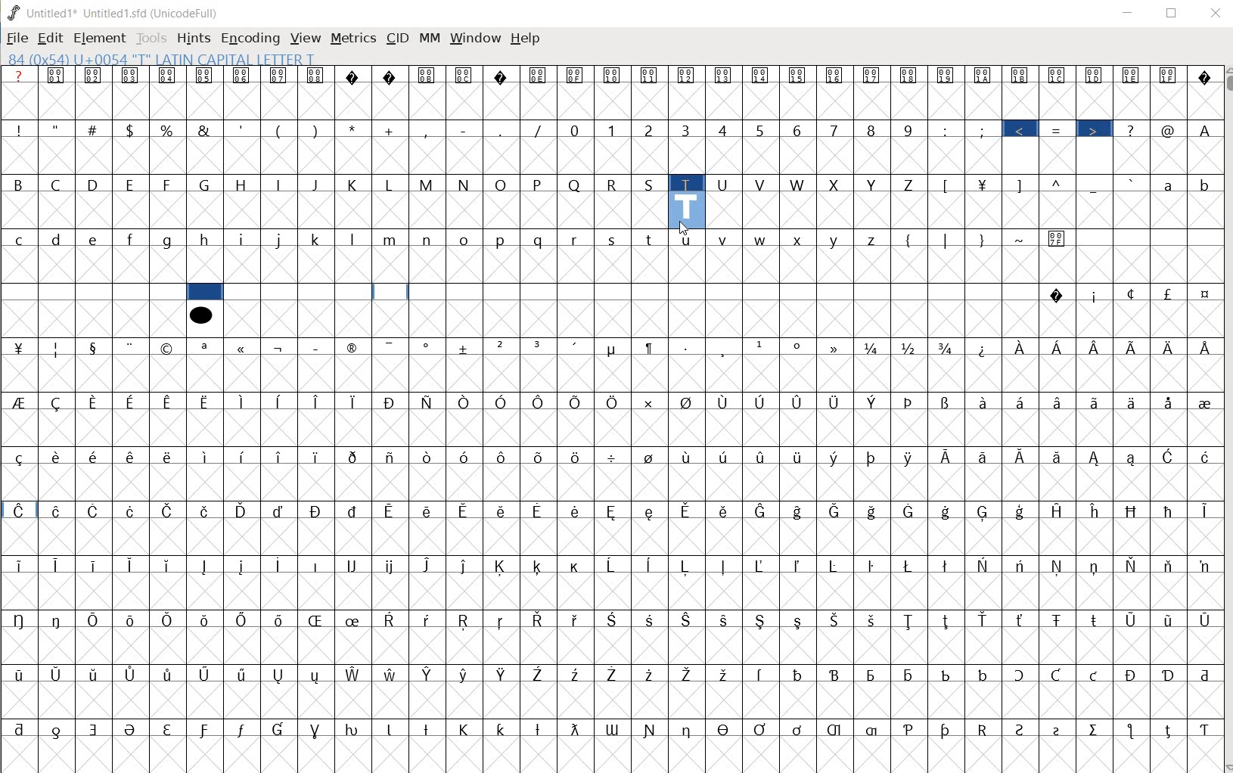 Image resolution: width=1233 pixels, height=773 pixels. I want to click on G, so click(205, 185).